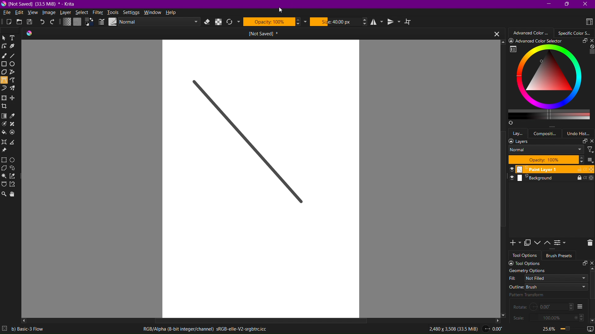 This screenshot has width=595, height=334. Describe the element at coordinates (518, 133) in the screenshot. I see `Layers` at that location.